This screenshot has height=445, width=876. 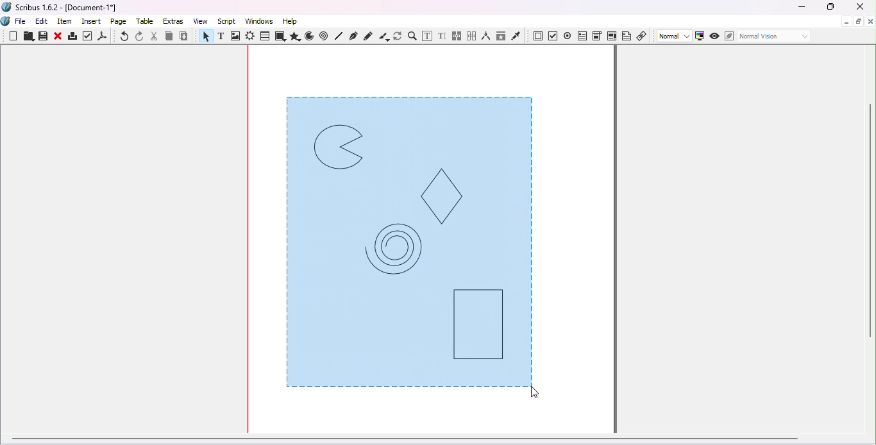 I want to click on Help, so click(x=290, y=21).